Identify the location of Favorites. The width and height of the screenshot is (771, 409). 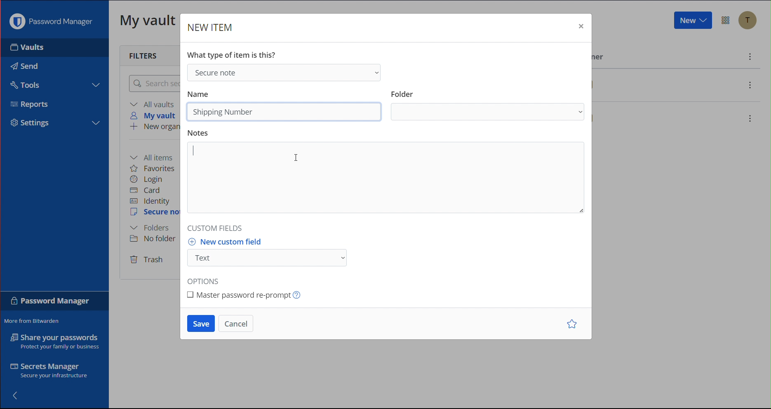
(153, 168).